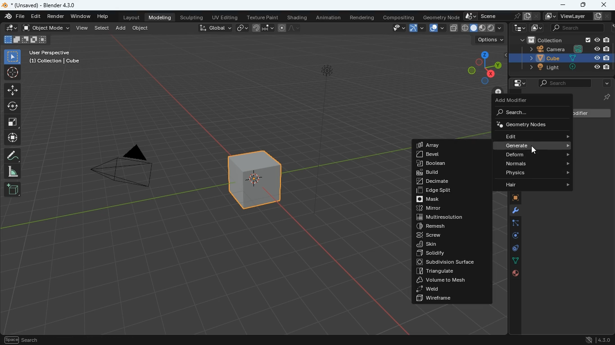 The image size is (615, 345). I want to click on add, so click(12, 190).